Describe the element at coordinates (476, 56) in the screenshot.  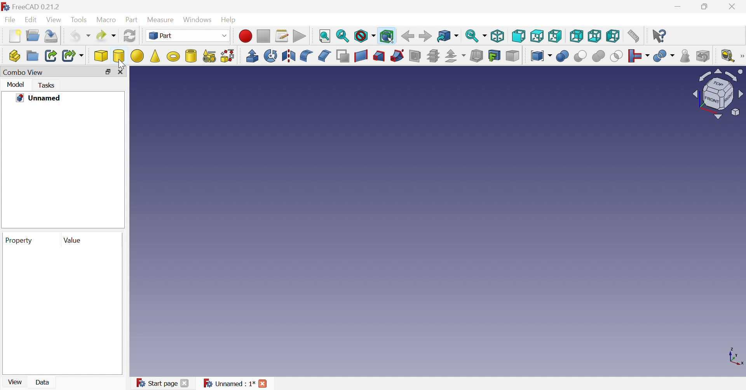
I see `Thickness` at that location.